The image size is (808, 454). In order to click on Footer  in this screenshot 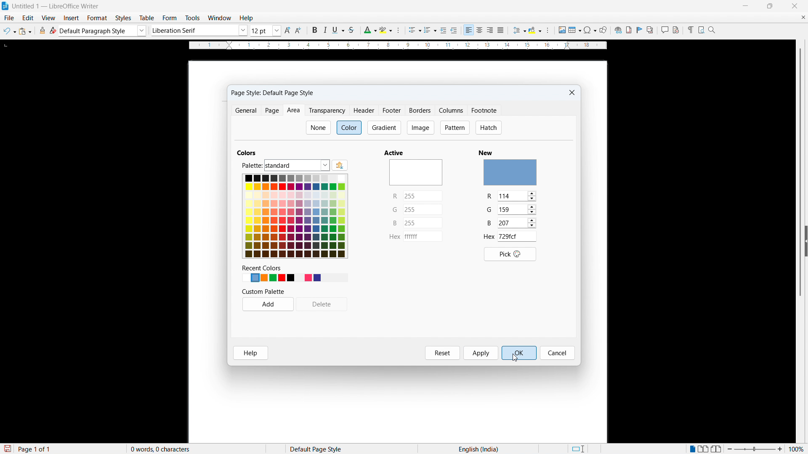, I will do `click(392, 110)`.